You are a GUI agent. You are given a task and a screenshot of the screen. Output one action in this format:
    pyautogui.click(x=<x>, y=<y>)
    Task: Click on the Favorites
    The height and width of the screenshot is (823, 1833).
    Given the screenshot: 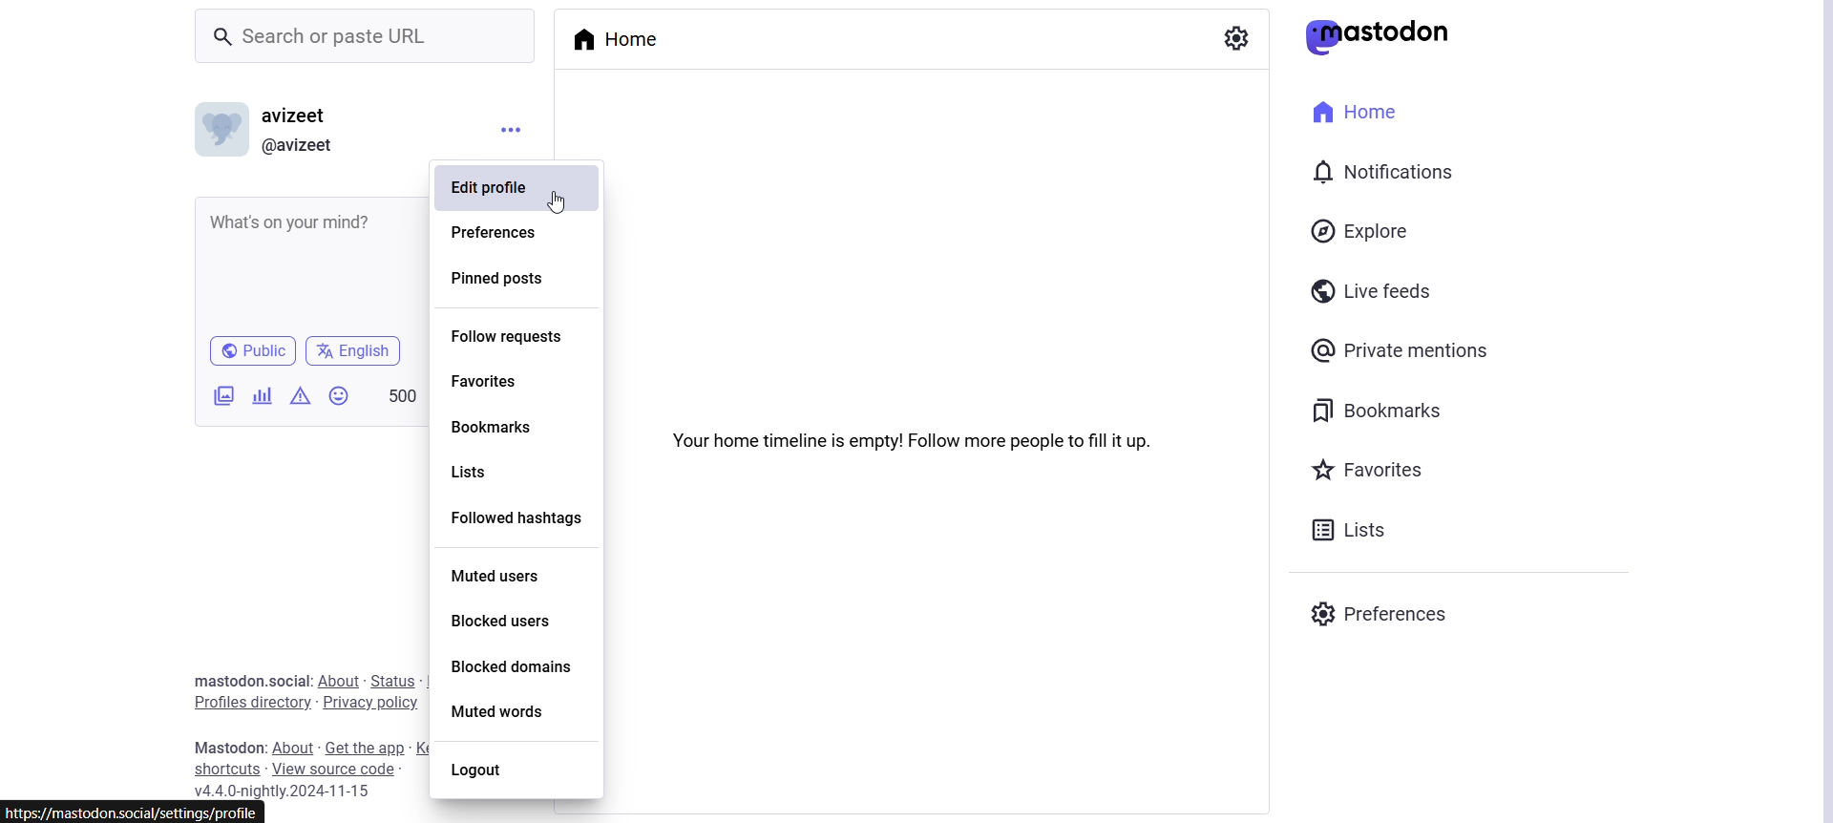 What is the action you would take?
    pyautogui.click(x=503, y=380)
    